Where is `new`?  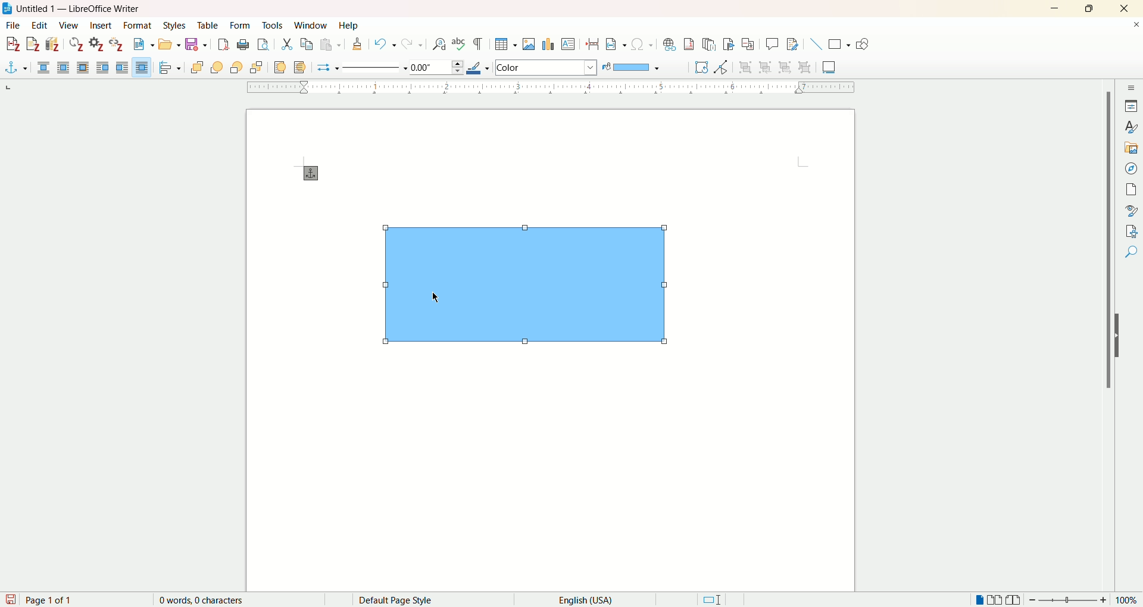
new is located at coordinates (141, 45).